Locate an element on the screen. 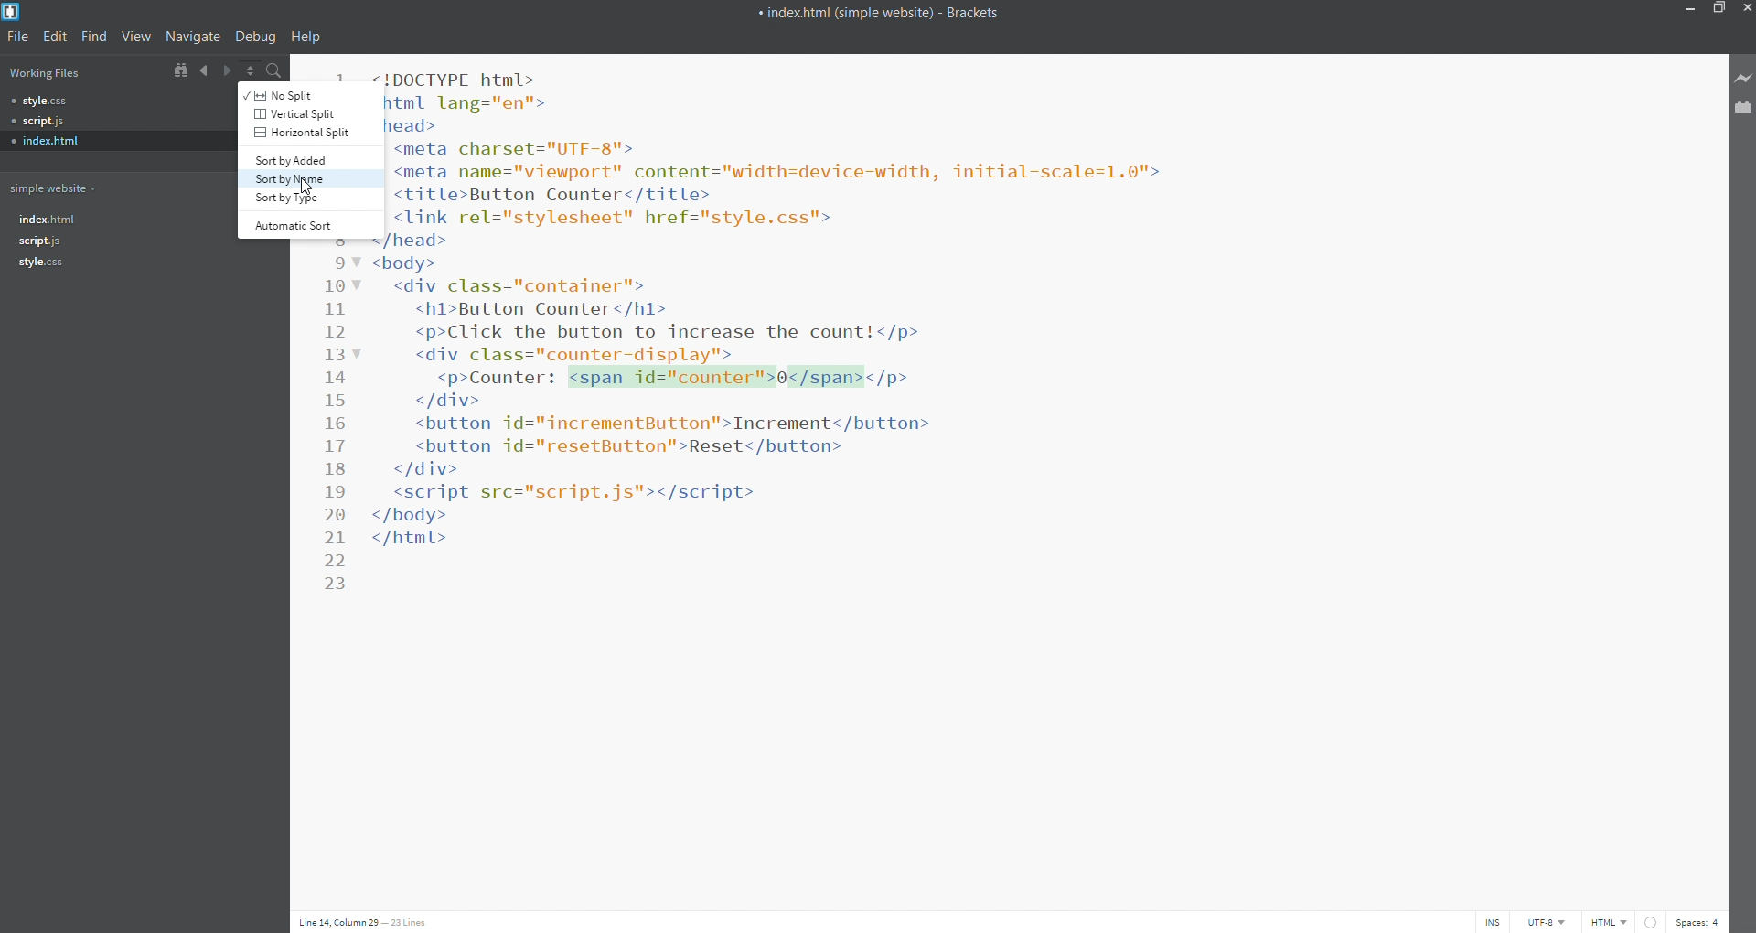  encoding: utf-8 is located at coordinates (1552, 922).